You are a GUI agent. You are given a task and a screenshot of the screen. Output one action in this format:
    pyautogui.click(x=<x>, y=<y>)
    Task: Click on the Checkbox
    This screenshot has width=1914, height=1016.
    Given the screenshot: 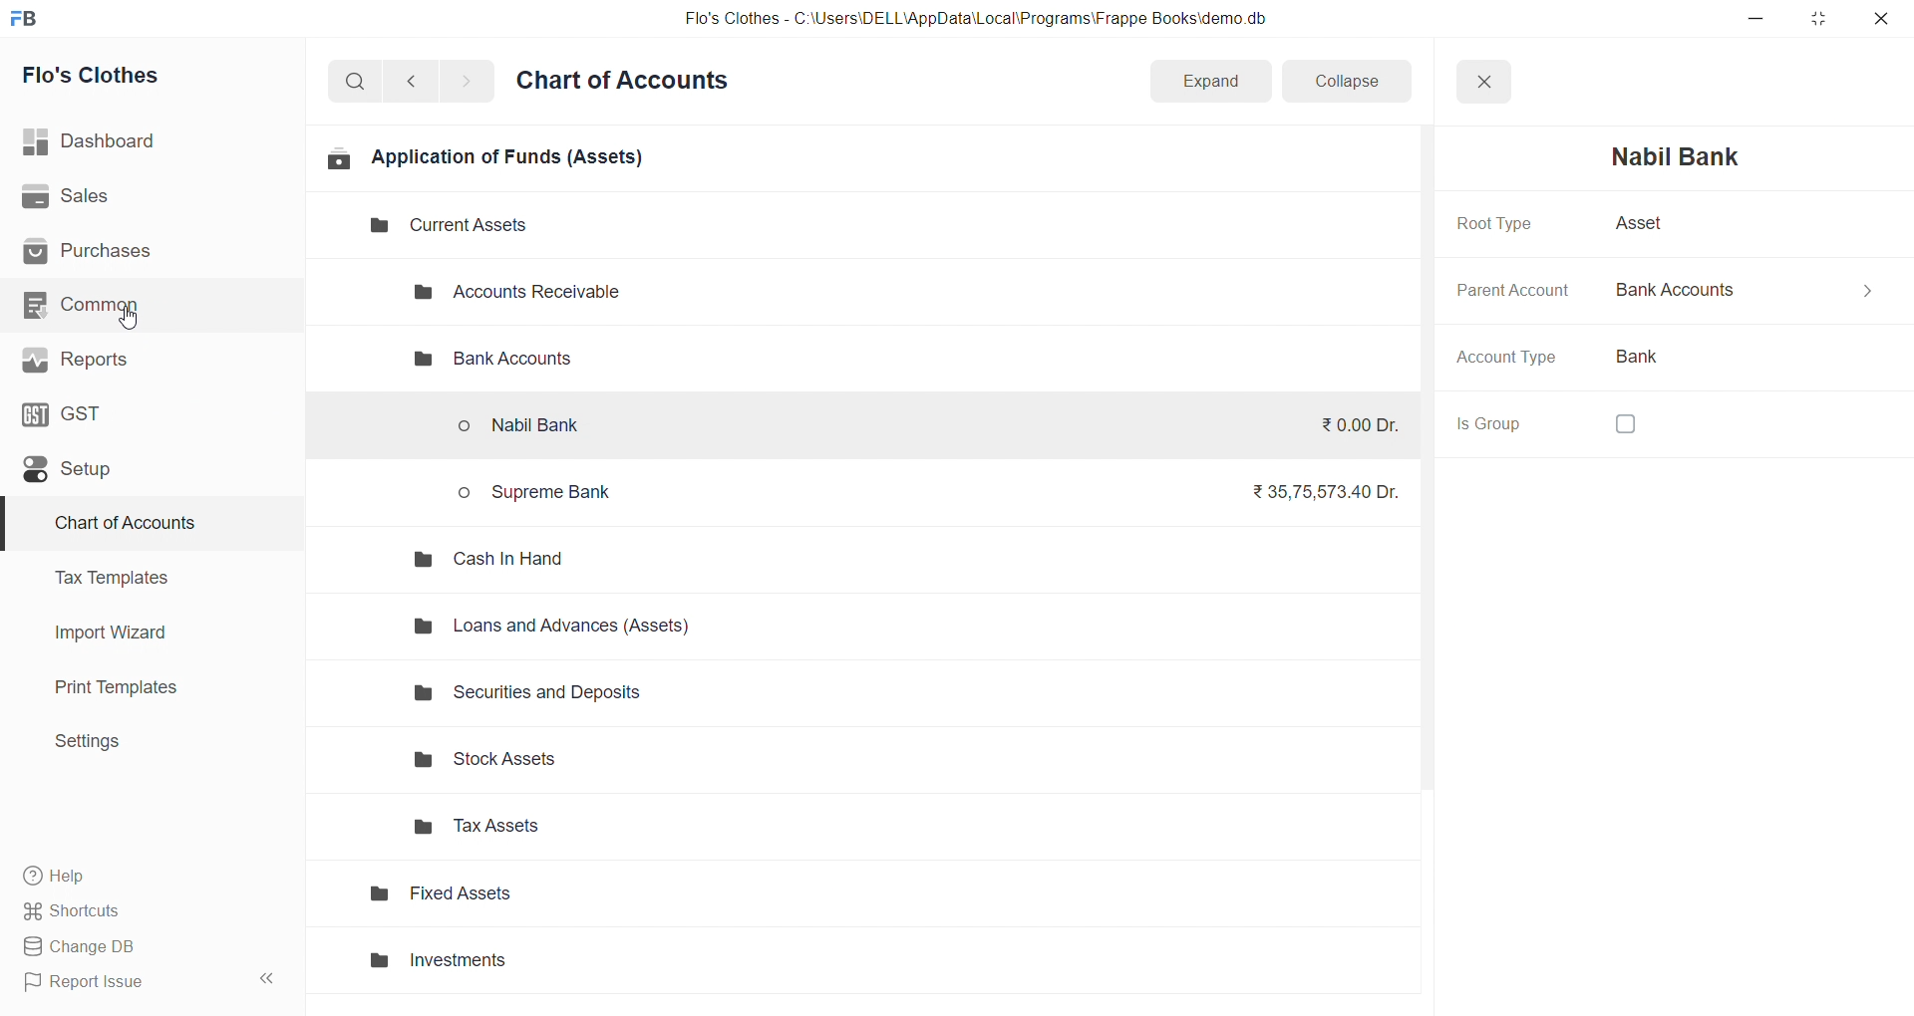 What is the action you would take?
    pyautogui.click(x=1631, y=425)
    